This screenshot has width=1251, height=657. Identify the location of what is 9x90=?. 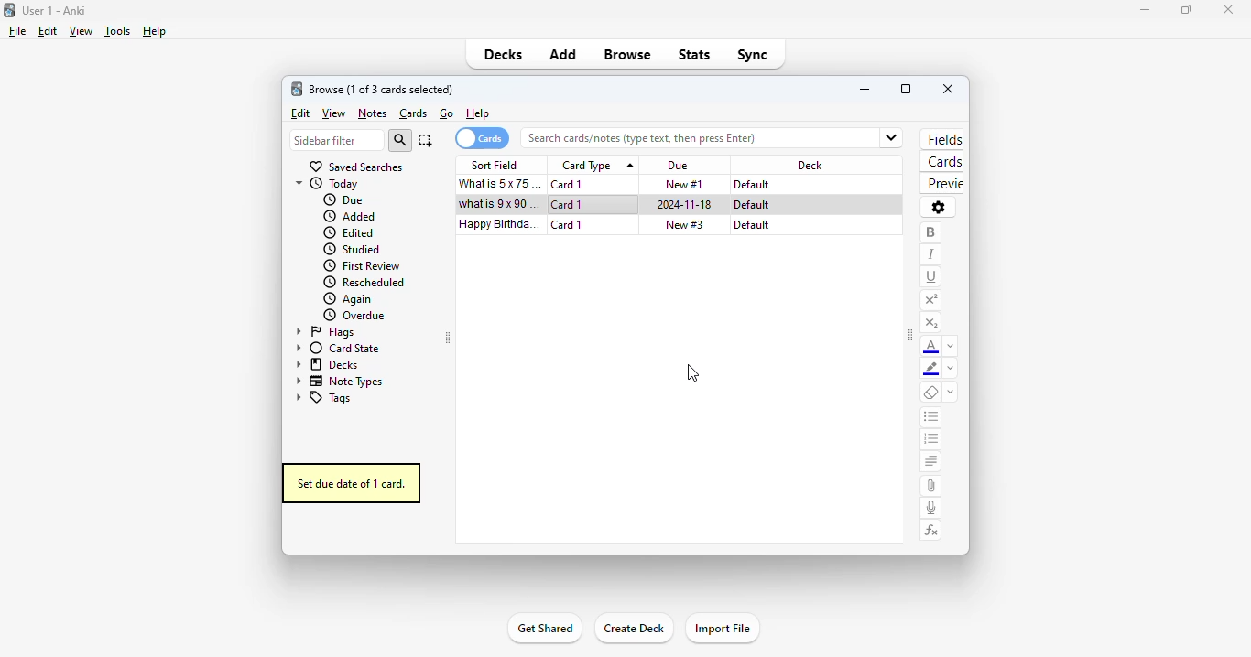
(498, 203).